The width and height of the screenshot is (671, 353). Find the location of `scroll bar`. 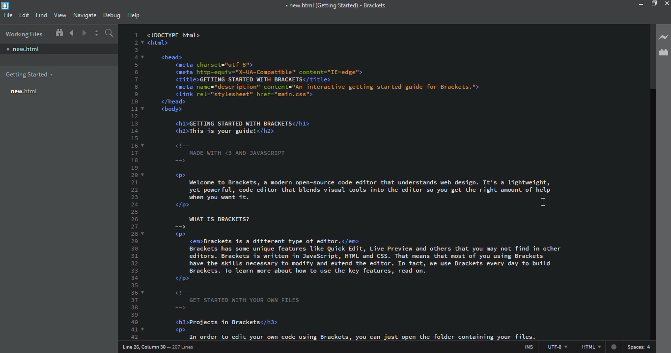

scroll bar is located at coordinates (648, 57).